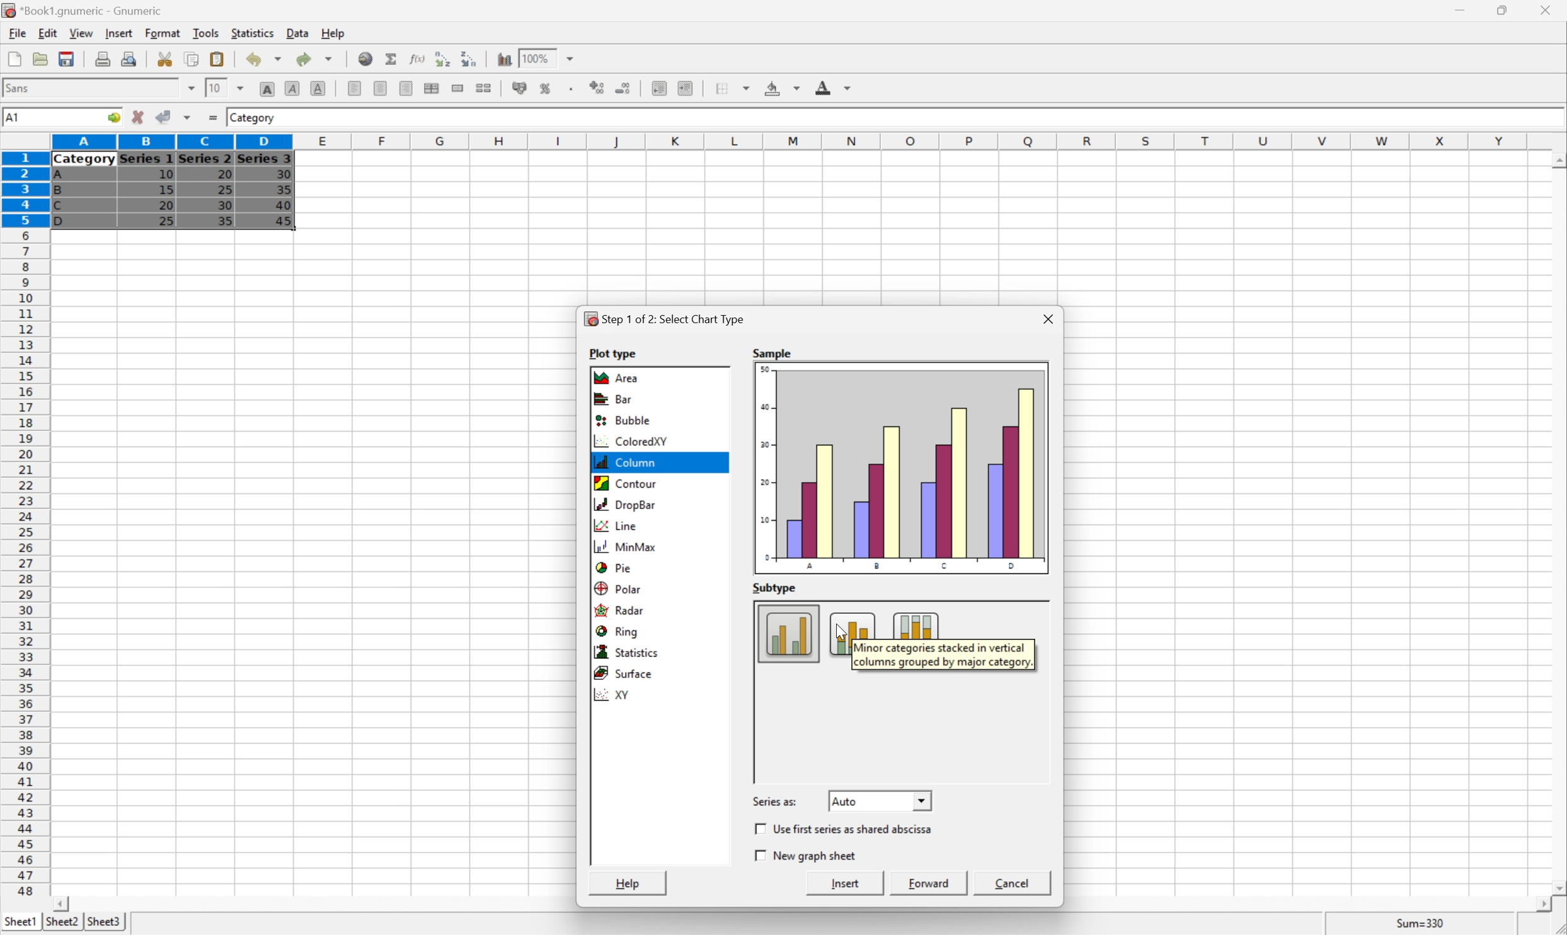 The height and width of the screenshot is (935, 1567). I want to click on Drop Down, so click(240, 89).